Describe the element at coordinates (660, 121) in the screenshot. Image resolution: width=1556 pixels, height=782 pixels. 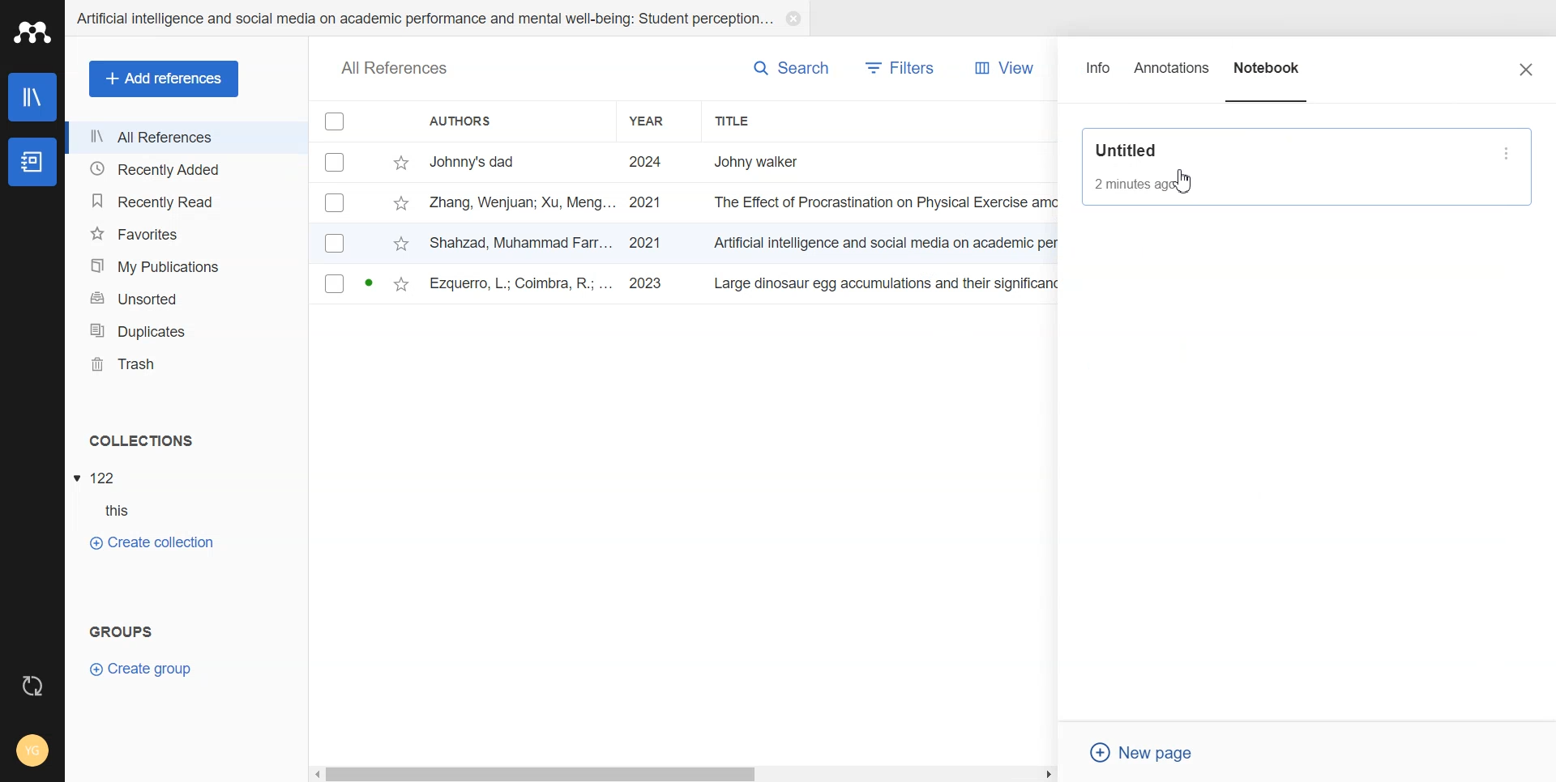
I see `Year` at that location.